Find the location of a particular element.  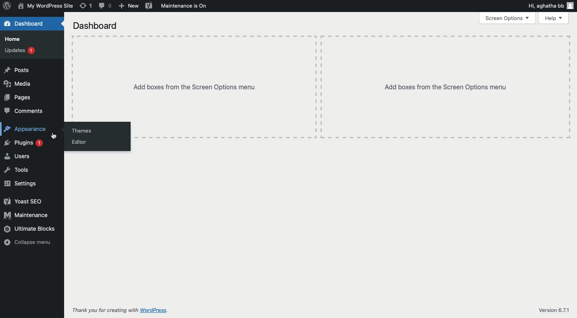

Add boxes from the screen options menu is located at coordinates (322, 78).